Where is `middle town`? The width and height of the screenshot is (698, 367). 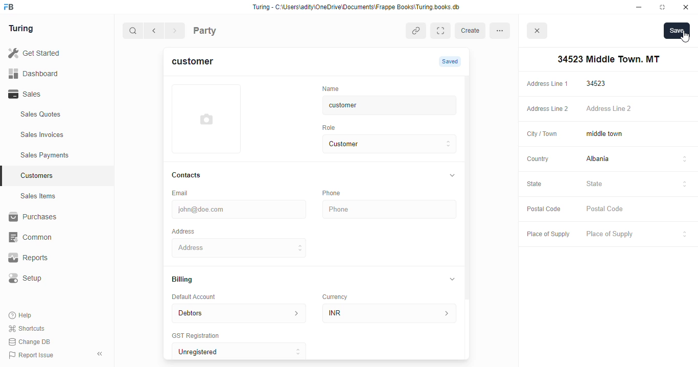
middle town is located at coordinates (637, 134).